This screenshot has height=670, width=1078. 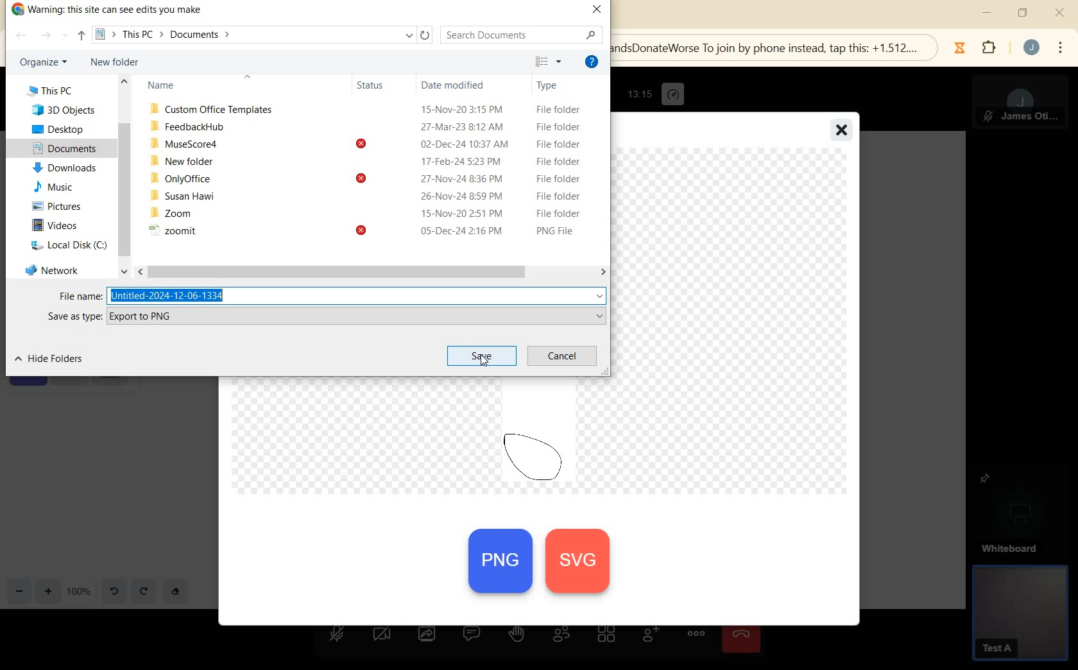 I want to click on local disk (c), so click(x=67, y=246).